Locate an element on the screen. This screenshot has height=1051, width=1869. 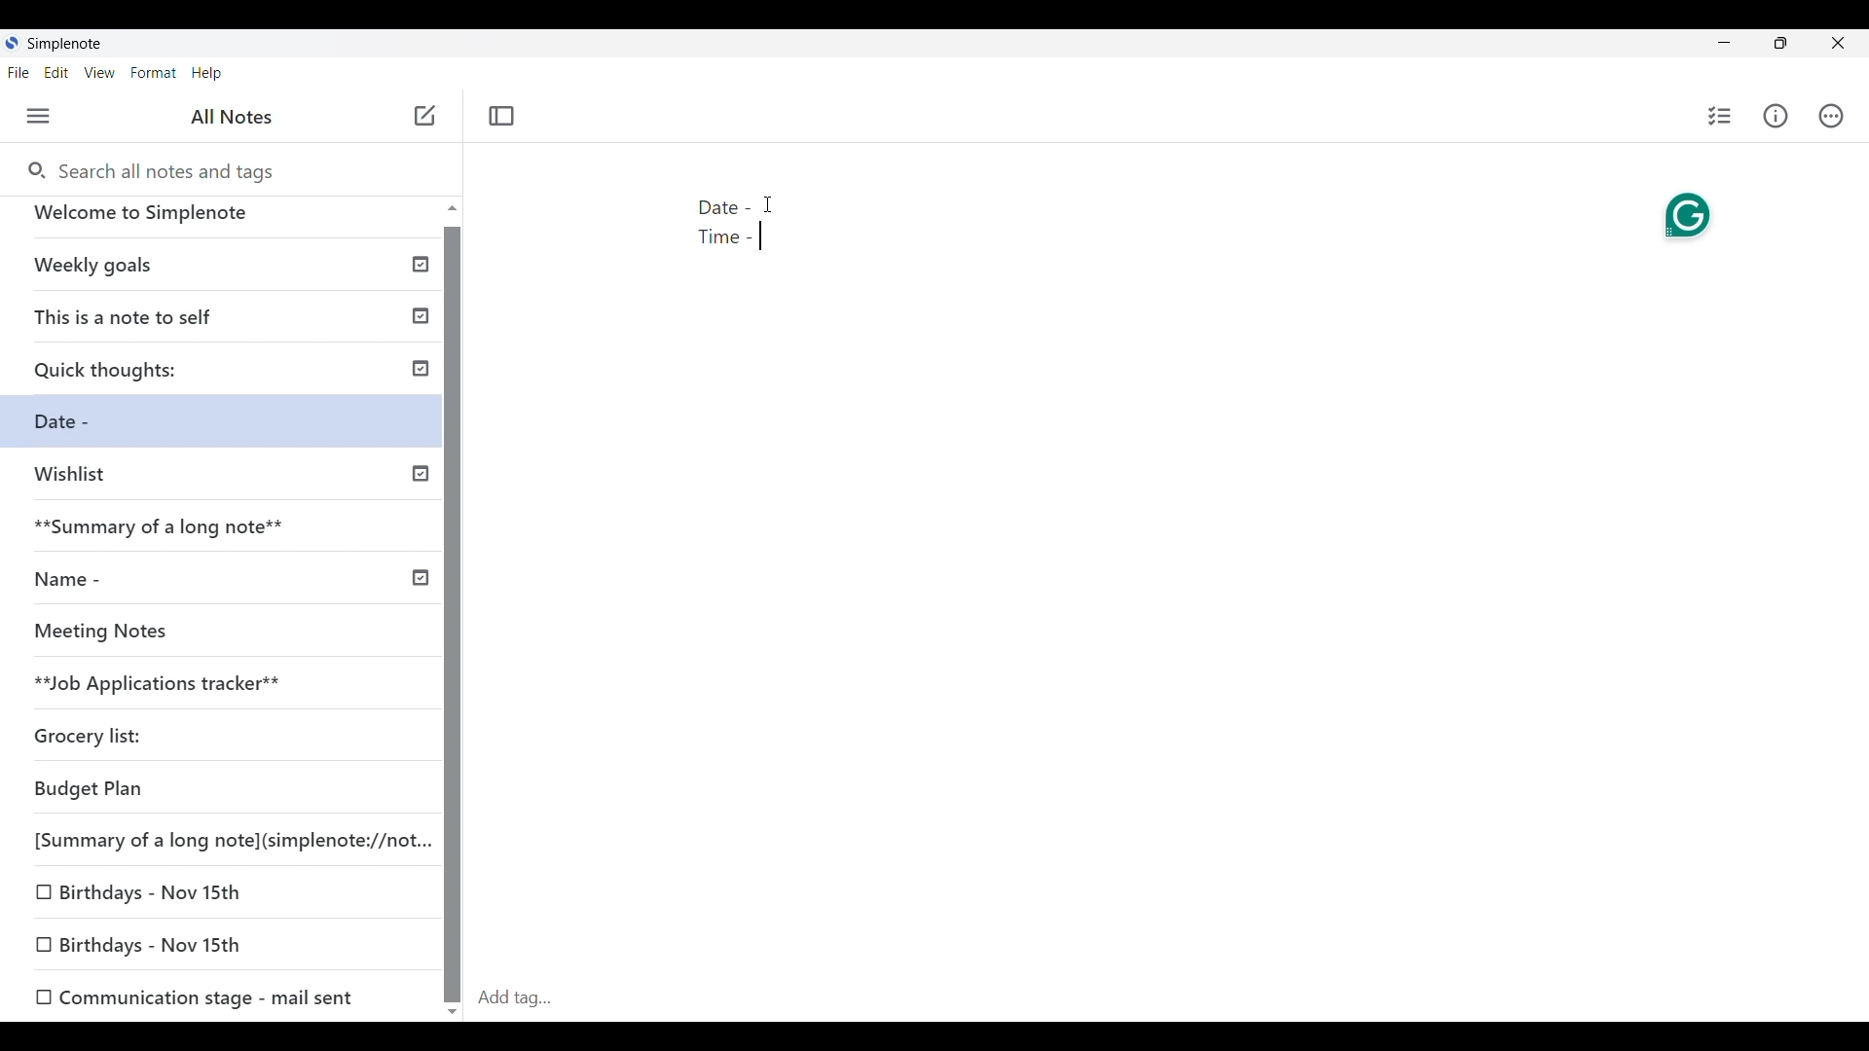
Search all notes and tags is located at coordinates (149, 169).